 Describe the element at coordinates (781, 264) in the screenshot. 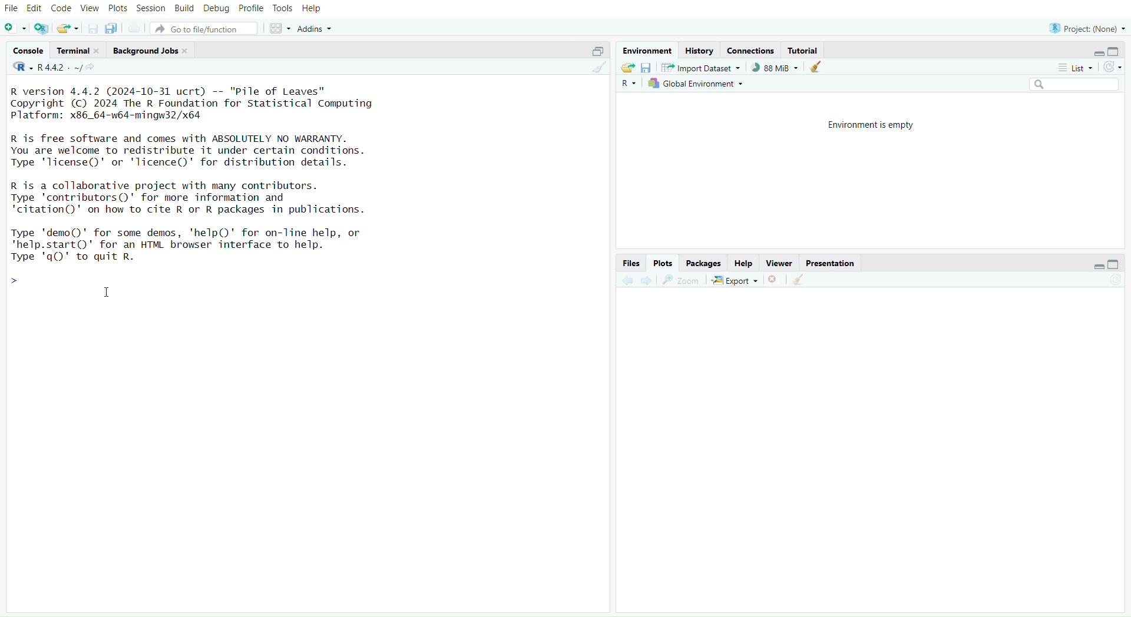

I see `viewer` at that location.